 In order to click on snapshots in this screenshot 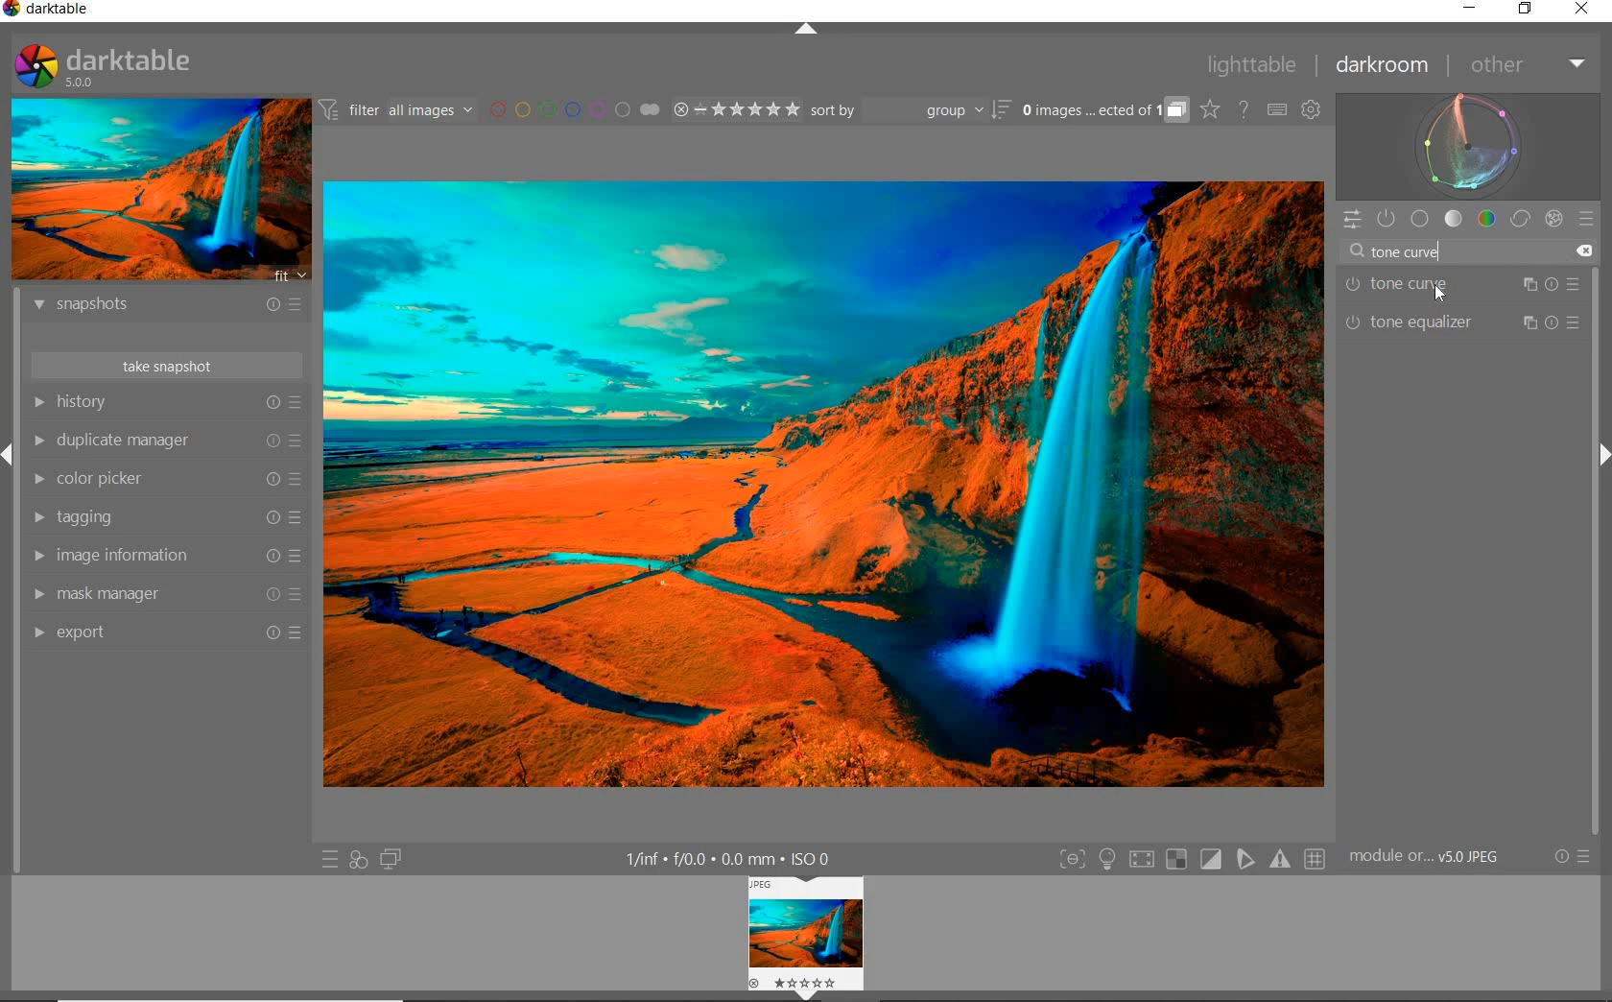, I will do `click(172, 307)`.